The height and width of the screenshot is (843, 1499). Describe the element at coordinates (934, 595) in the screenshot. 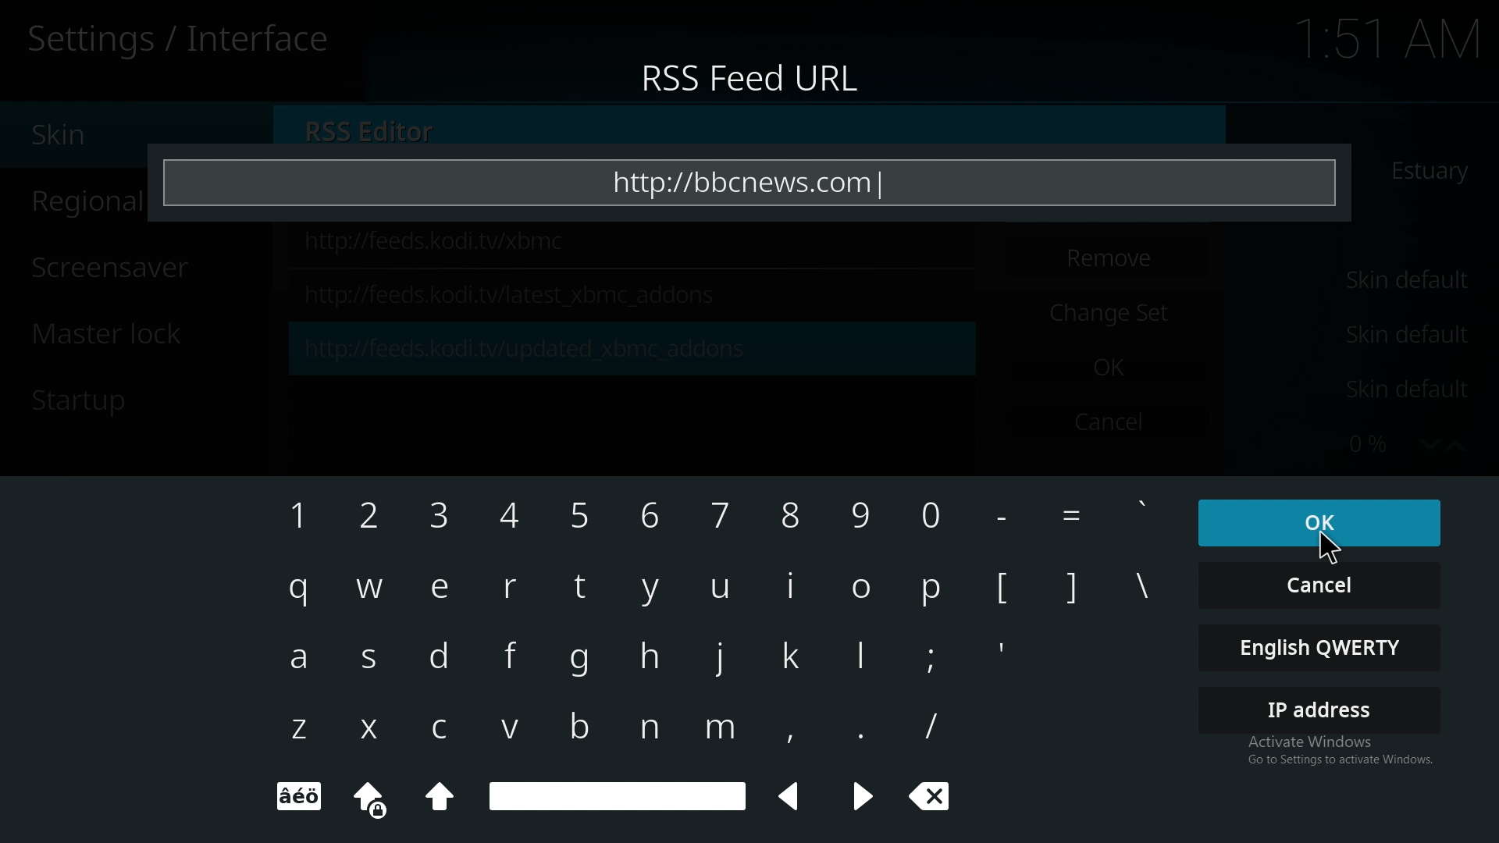

I see `keyboard Input` at that location.